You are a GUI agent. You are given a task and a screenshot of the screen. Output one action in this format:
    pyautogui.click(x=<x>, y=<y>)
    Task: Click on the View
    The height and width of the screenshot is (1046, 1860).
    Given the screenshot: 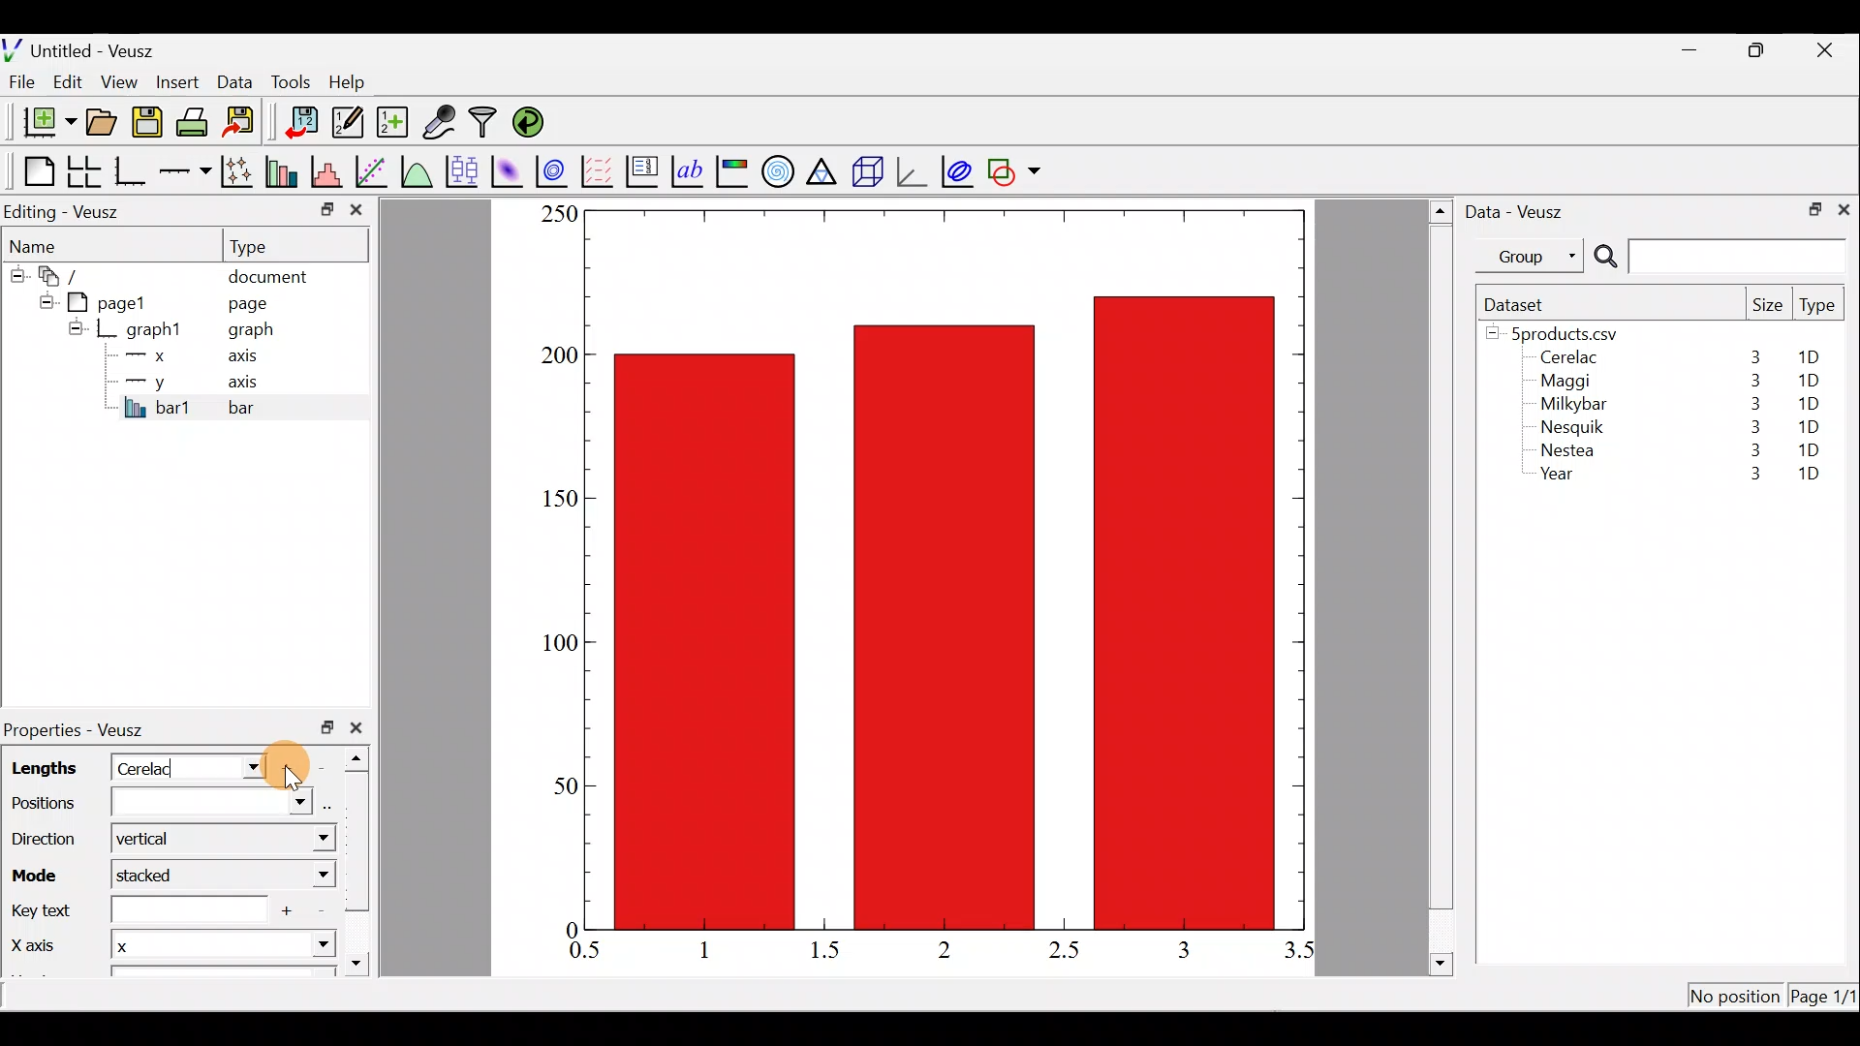 What is the action you would take?
    pyautogui.click(x=123, y=77)
    